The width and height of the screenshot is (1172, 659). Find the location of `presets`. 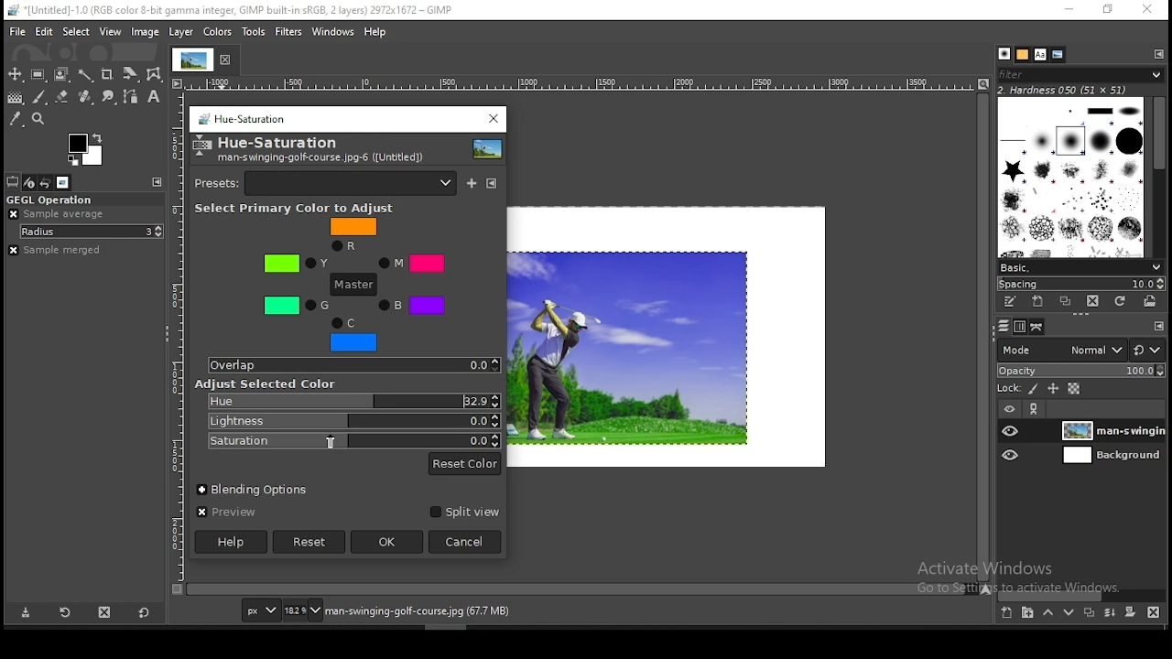

presets is located at coordinates (325, 183).